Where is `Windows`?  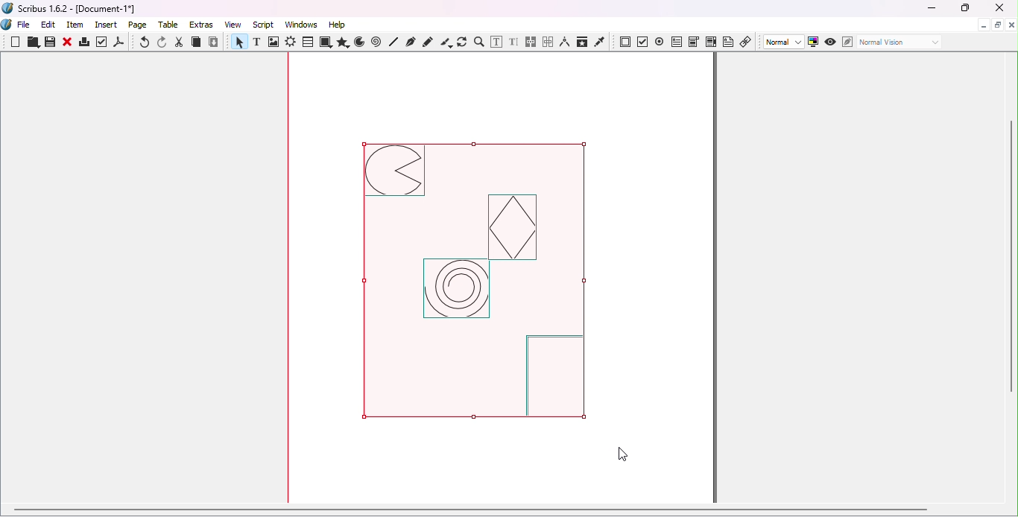 Windows is located at coordinates (301, 25).